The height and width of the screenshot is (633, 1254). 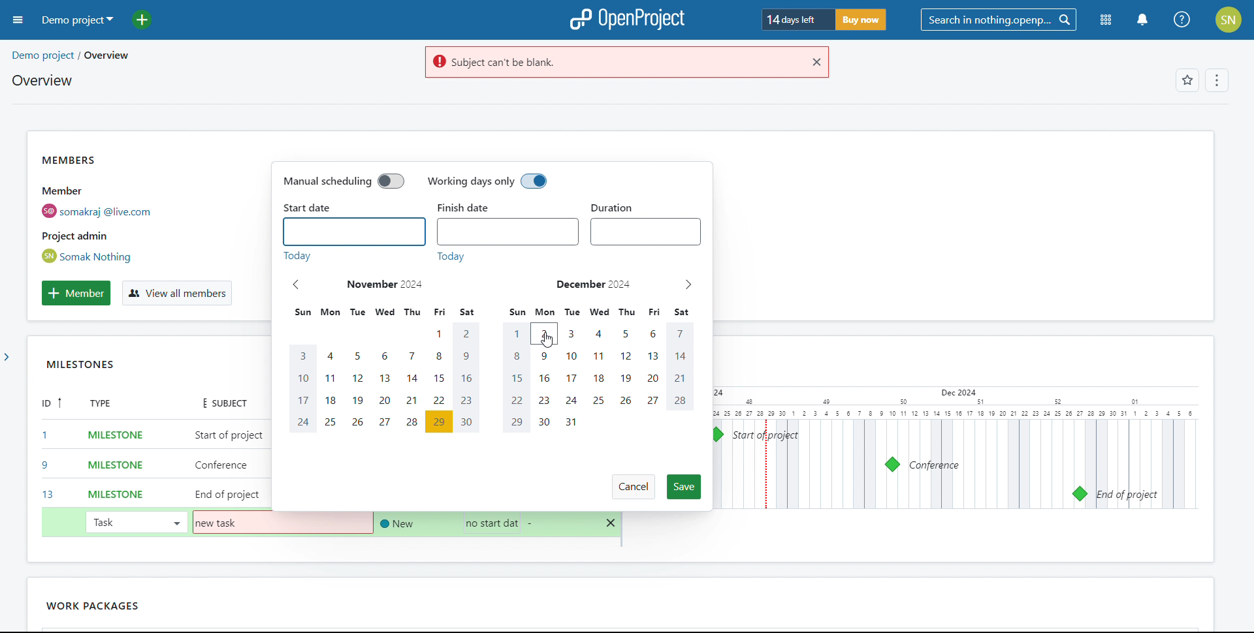 I want to click on buy now, so click(x=860, y=20).